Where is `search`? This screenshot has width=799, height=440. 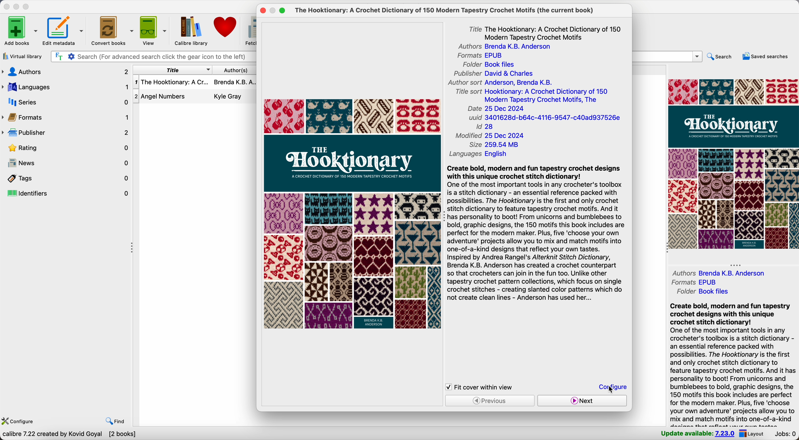 search is located at coordinates (721, 58).